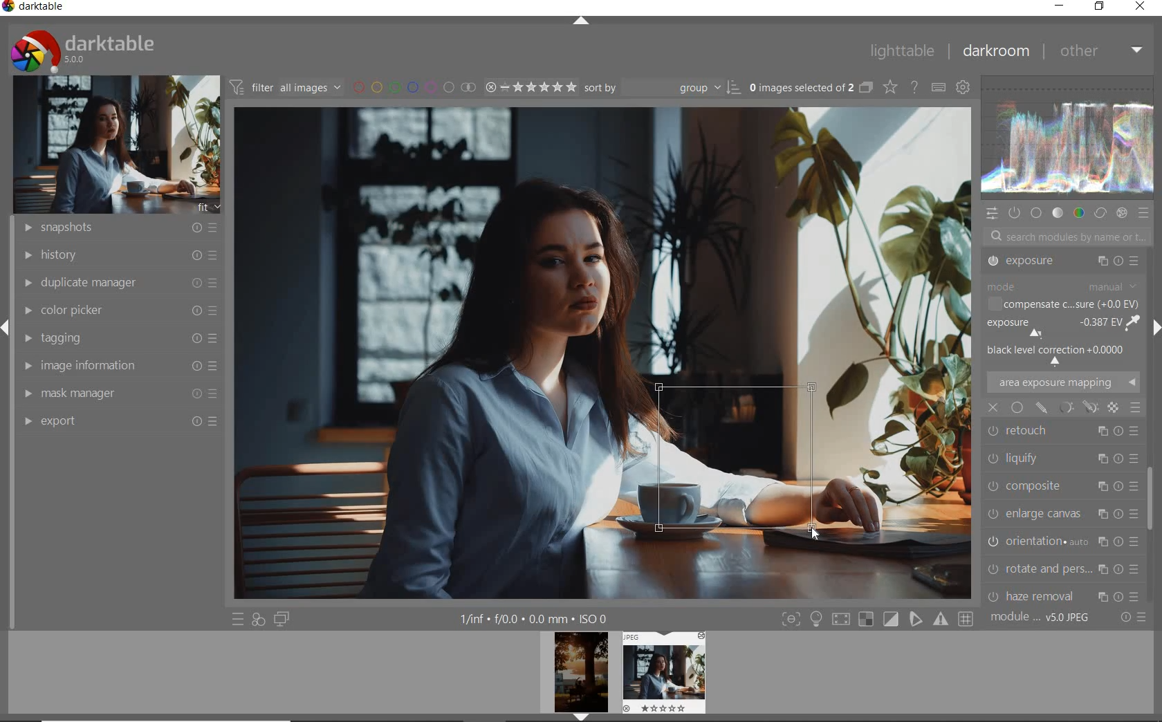 The height and width of the screenshot is (722, 1162). Describe the element at coordinates (121, 308) in the screenshot. I see `COLOR PICKER` at that location.